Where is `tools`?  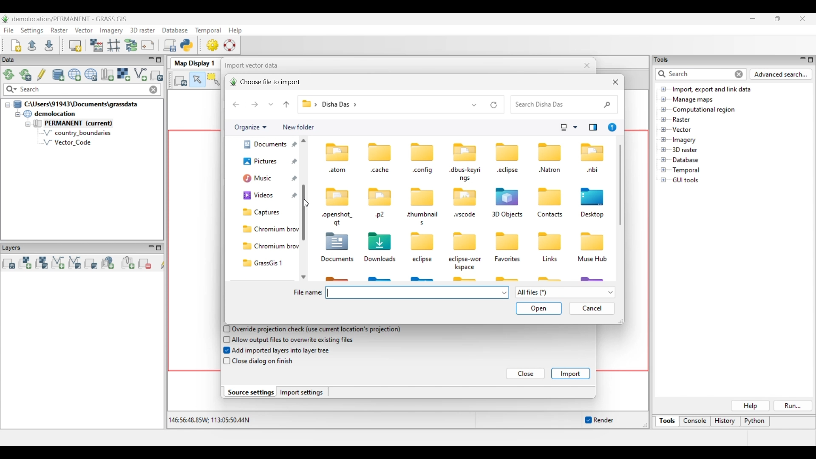 tools is located at coordinates (664, 59).